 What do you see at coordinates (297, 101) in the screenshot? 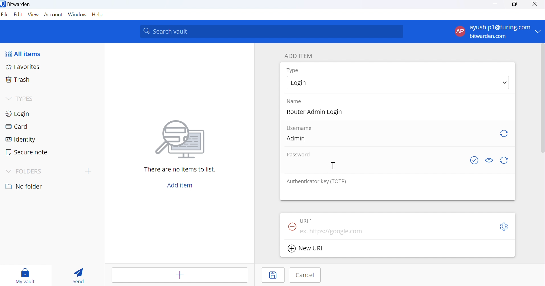
I see `Name` at bounding box center [297, 101].